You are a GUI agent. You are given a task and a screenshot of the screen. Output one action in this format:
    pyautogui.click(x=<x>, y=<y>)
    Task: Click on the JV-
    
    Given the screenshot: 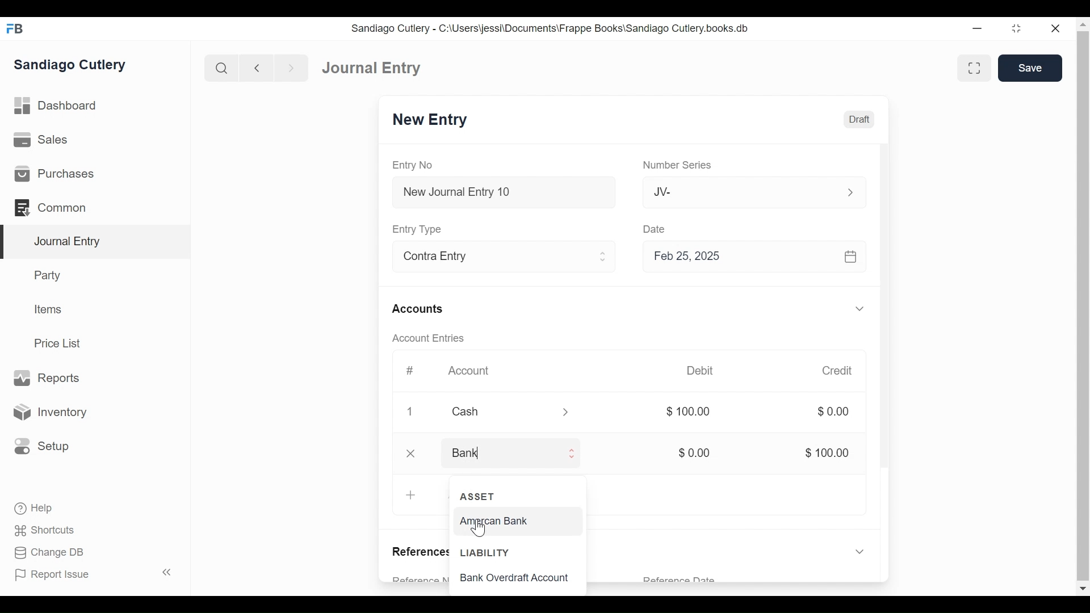 What is the action you would take?
    pyautogui.click(x=737, y=191)
    